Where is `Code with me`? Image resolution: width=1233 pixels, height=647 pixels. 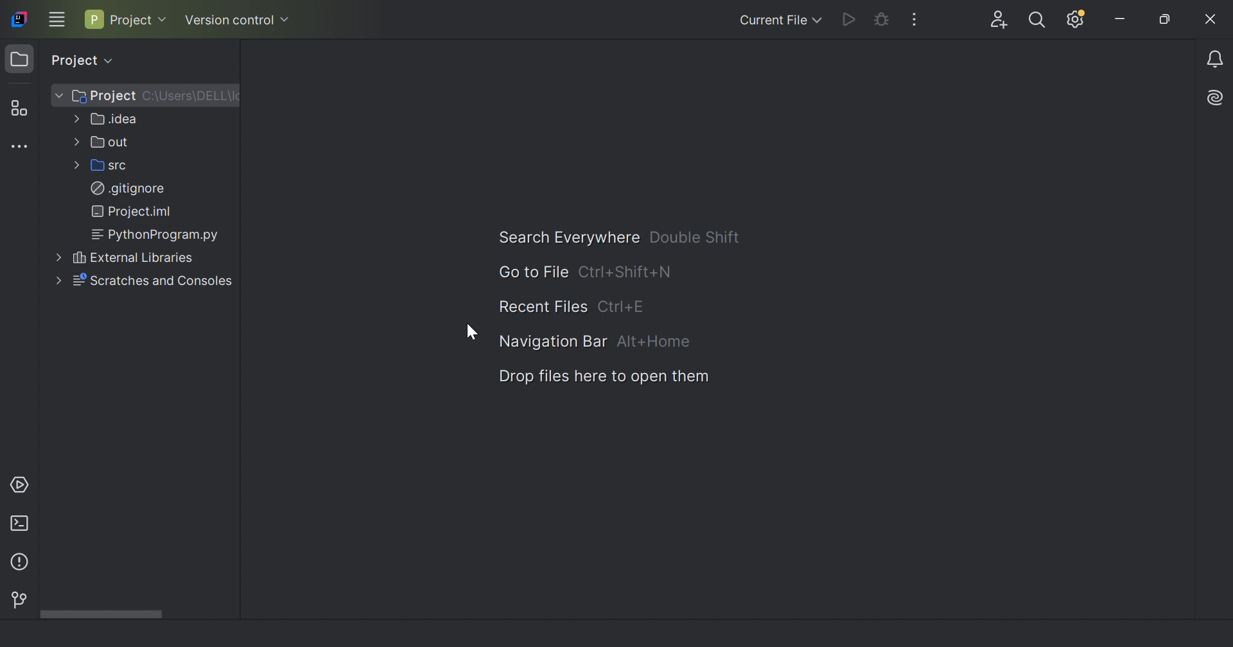 Code with me is located at coordinates (995, 21).